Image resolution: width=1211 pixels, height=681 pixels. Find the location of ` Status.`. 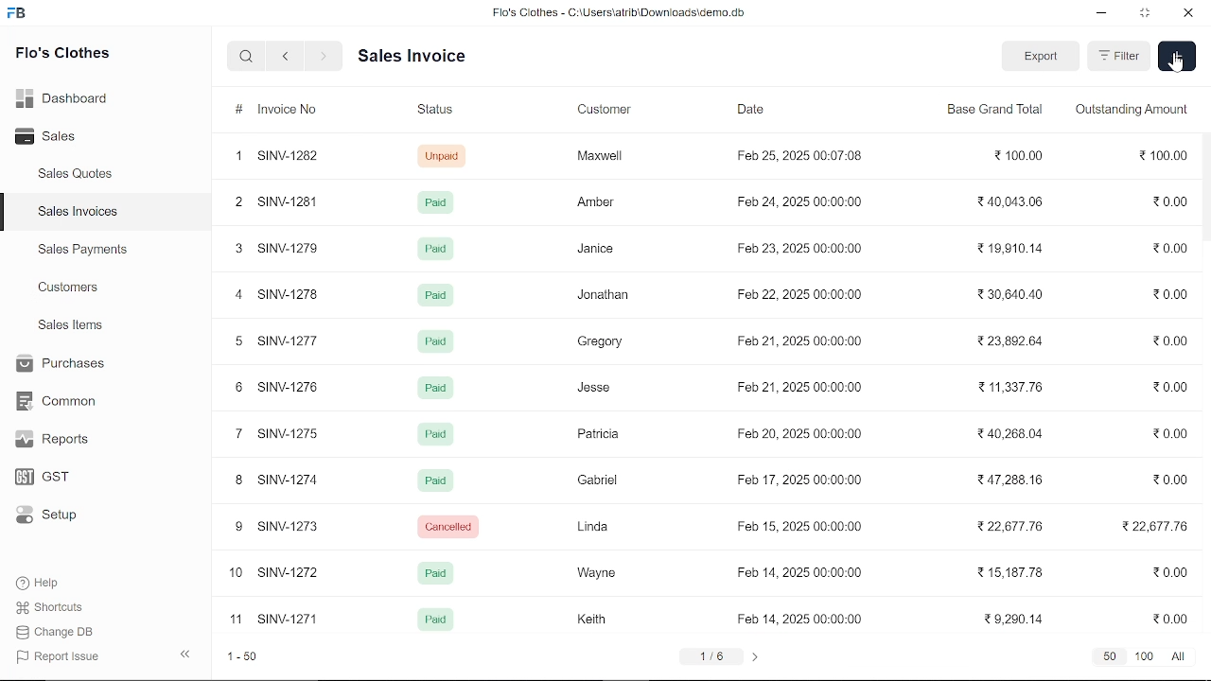

 Status. is located at coordinates (434, 113).